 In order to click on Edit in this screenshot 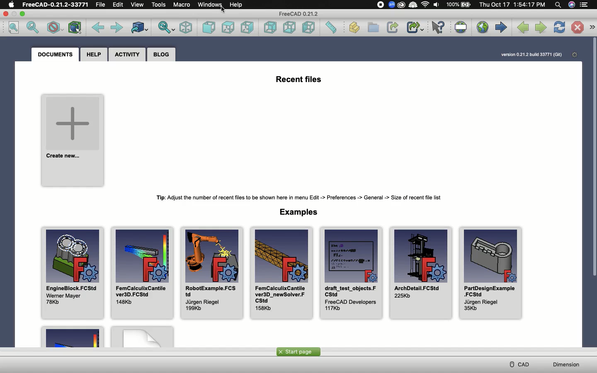, I will do `click(119, 5)`.